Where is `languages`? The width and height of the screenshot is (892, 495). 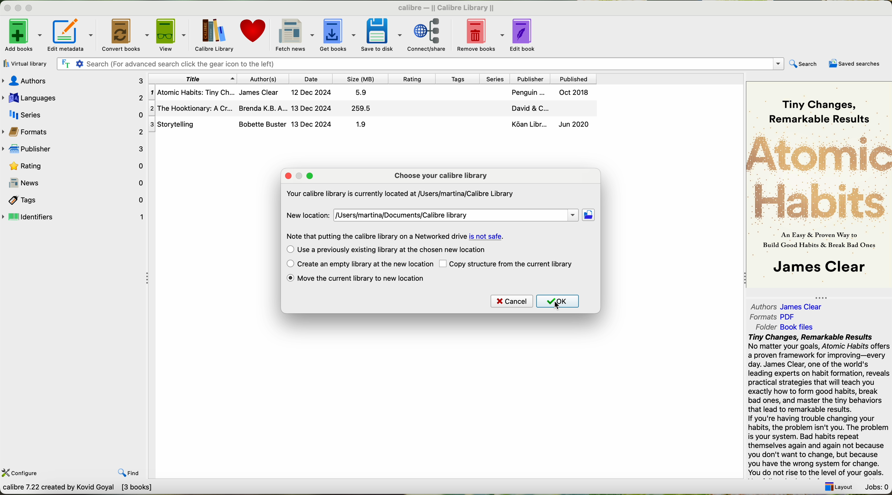
languages is located at coordinates (73, 97).